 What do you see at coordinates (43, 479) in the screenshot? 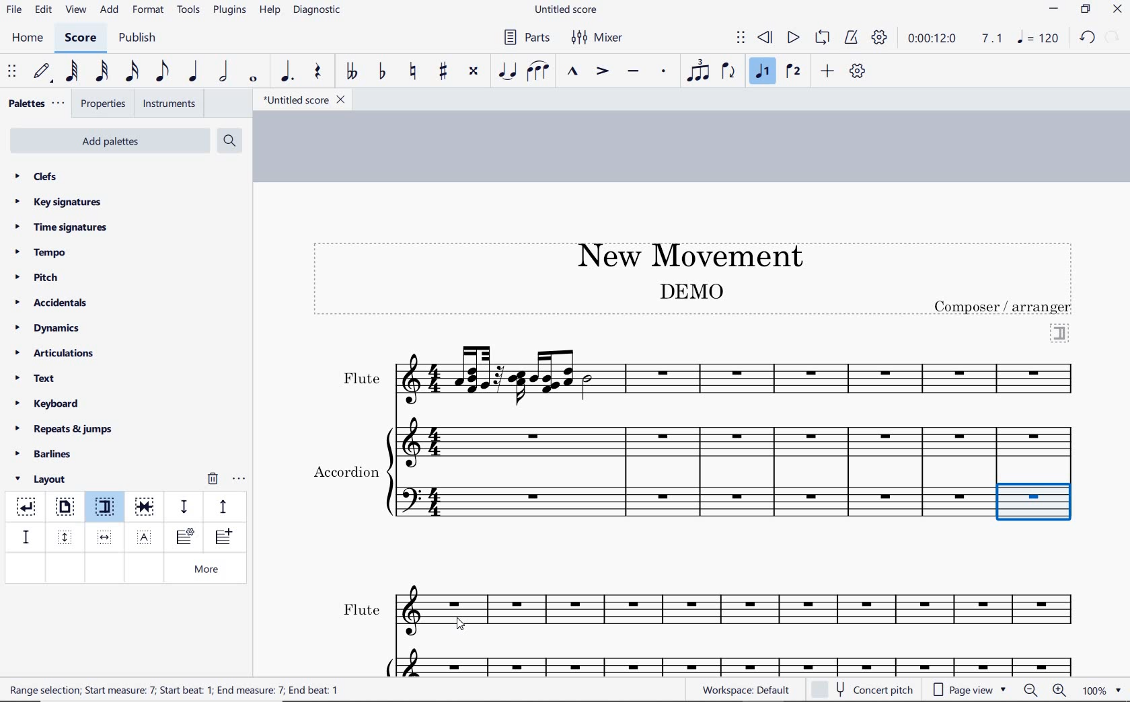
I see `layout` at bounding box center [43, 479].